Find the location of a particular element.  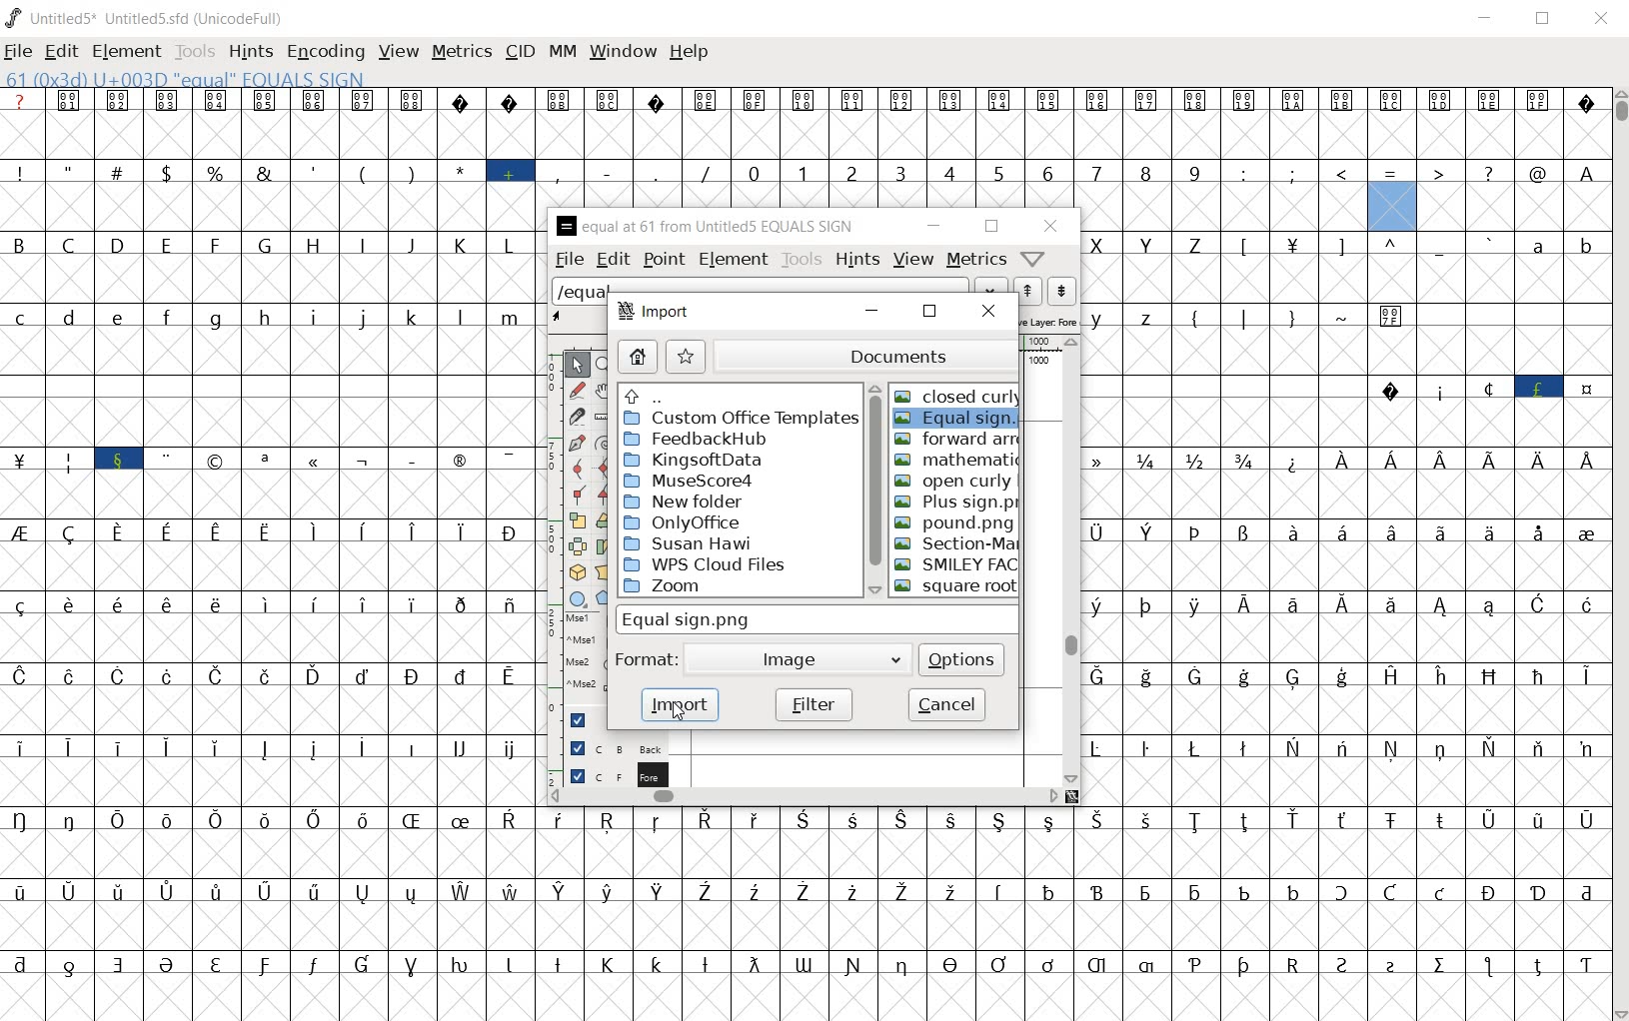

import is located at coordinates (655, 312).